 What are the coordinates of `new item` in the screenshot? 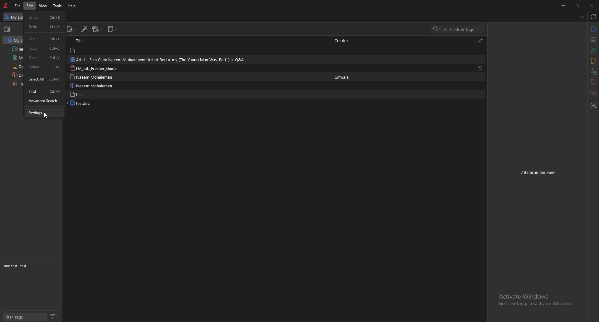 It's located at (72, 29).